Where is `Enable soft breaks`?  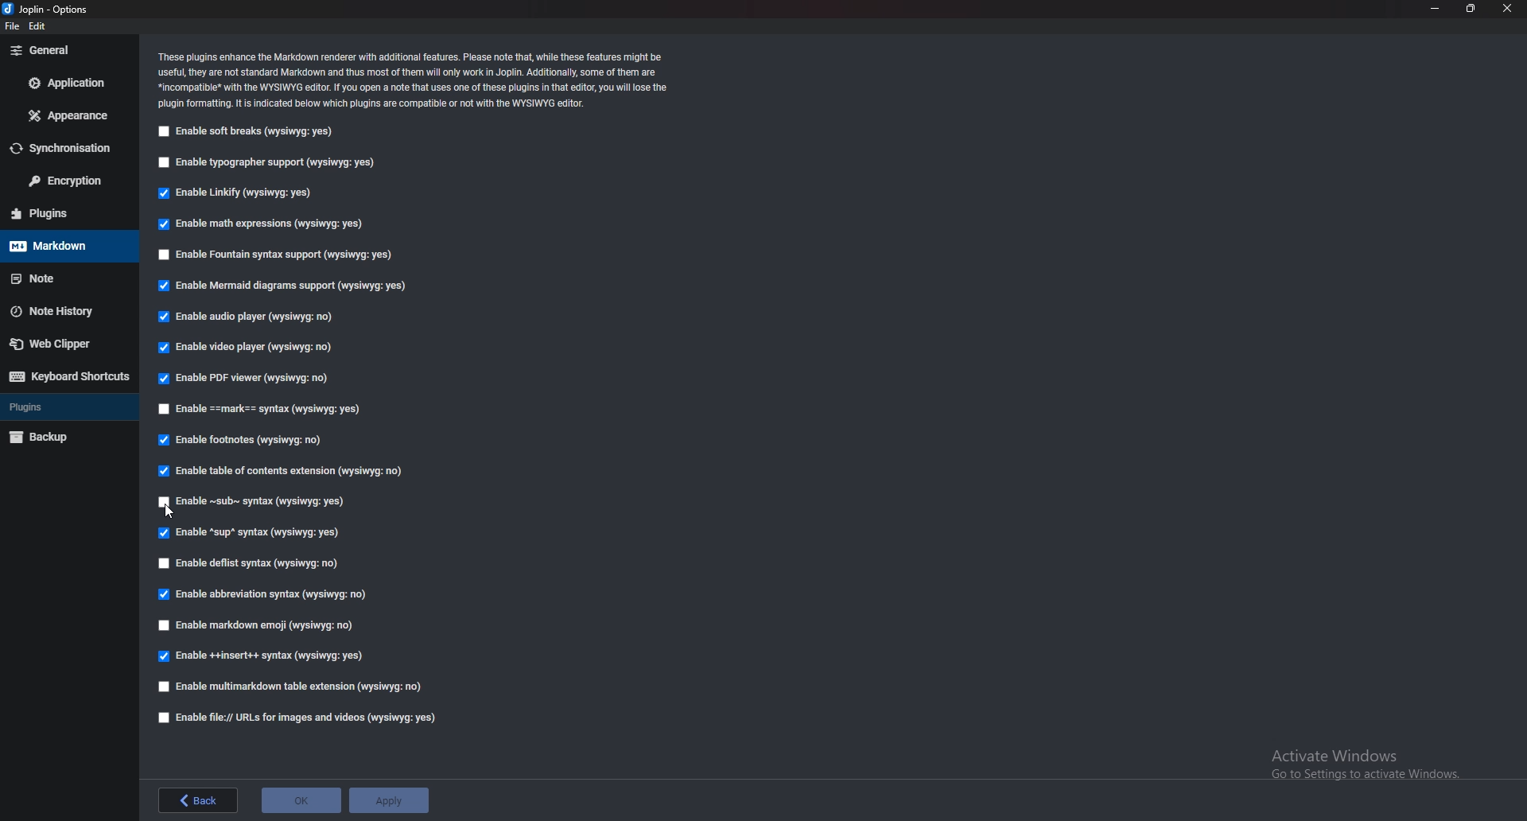
Enable soft breaks is located at coordinates (247, 130).